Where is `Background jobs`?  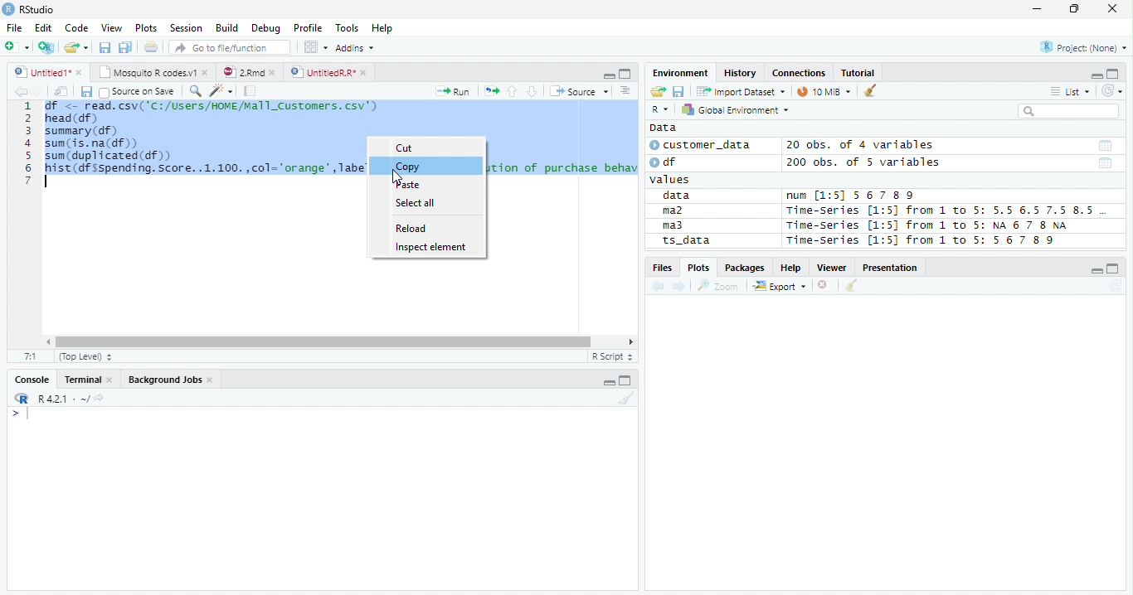 Background jobs is located at coordinates (171, 381).